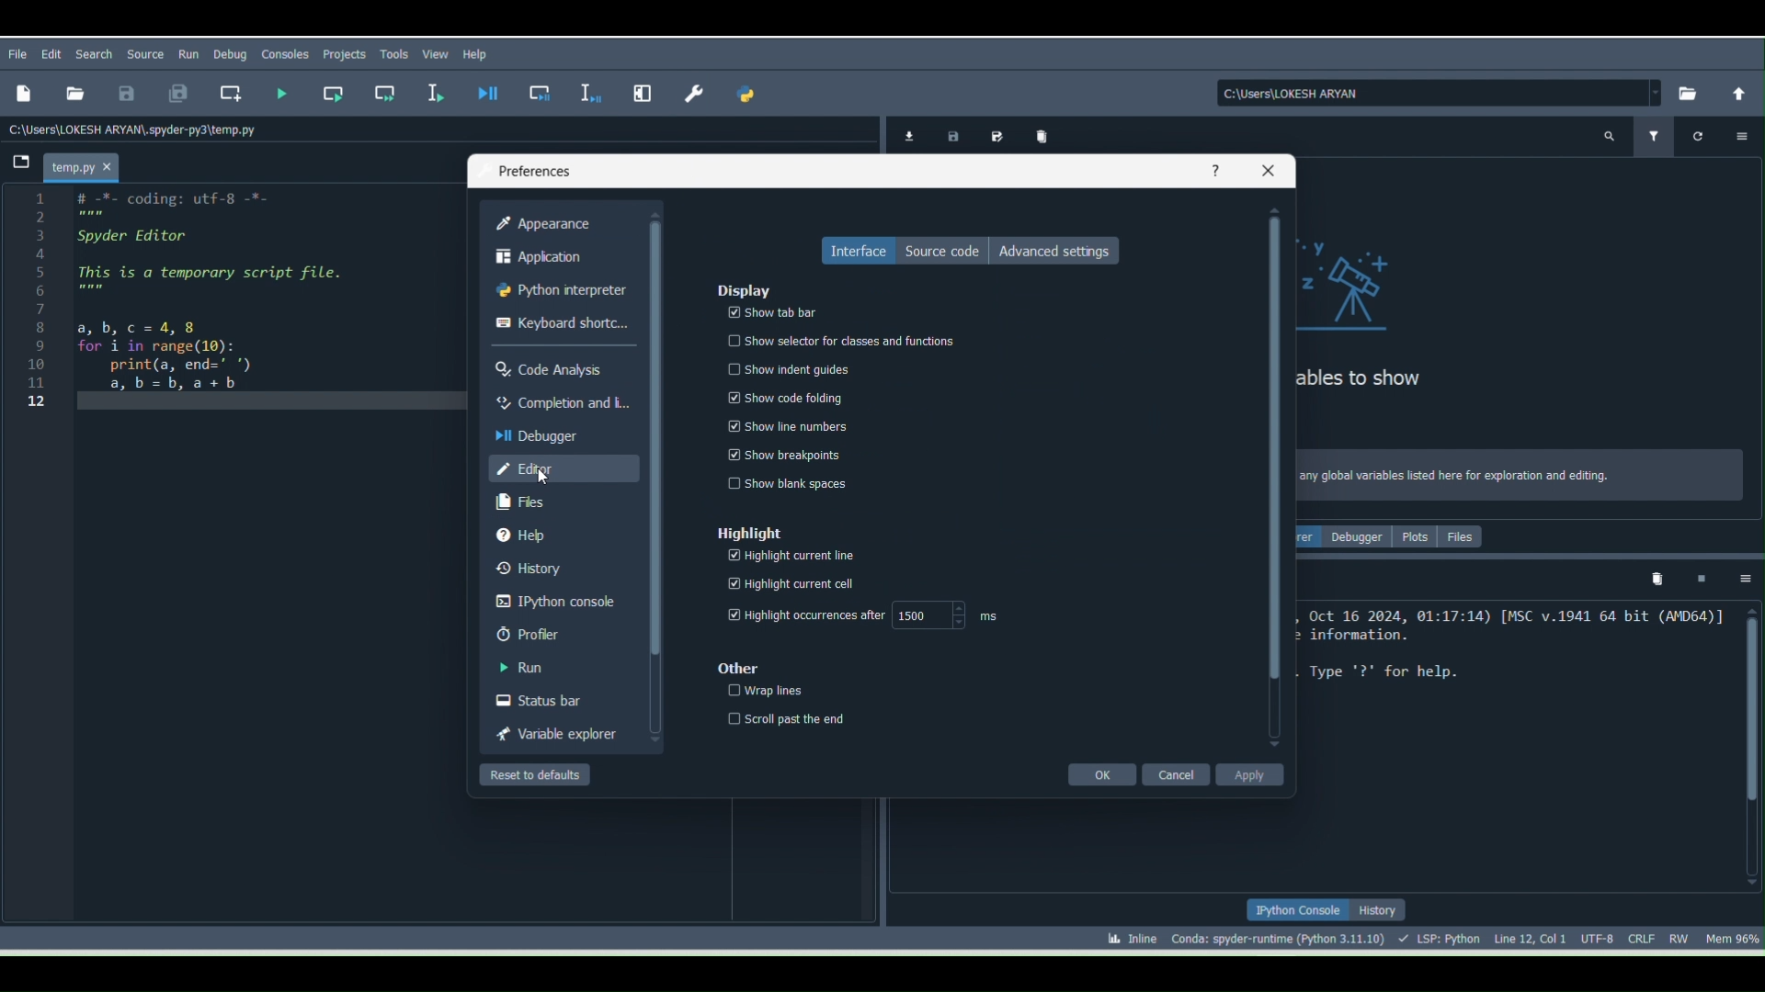 The width and height of the screenshot is (1765, 992). What do you see at coordinates (194, 312) in the screenshot?
I see `Bl wn I
3 Spyder Editor

a

5 This is a temporary script file.
6 mem

7

8 ab, c=4,38

9 for i in range(10):
10 print(a, end=" ')
11 a, b=b, a+b
12` at bounding box center [194, 312].